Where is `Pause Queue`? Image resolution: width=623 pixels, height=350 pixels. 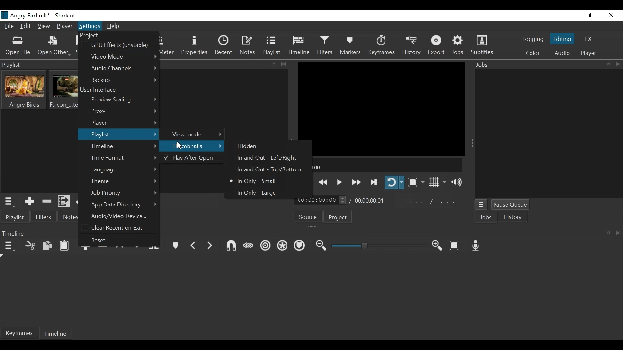 Pause Queue is located at coordinates (511, 205).